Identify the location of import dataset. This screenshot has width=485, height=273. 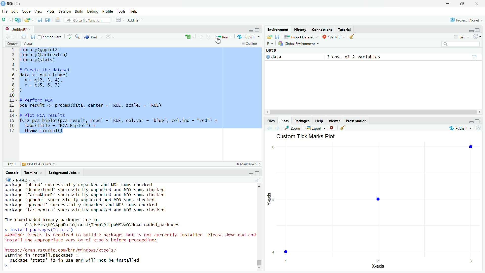
(301, 37).